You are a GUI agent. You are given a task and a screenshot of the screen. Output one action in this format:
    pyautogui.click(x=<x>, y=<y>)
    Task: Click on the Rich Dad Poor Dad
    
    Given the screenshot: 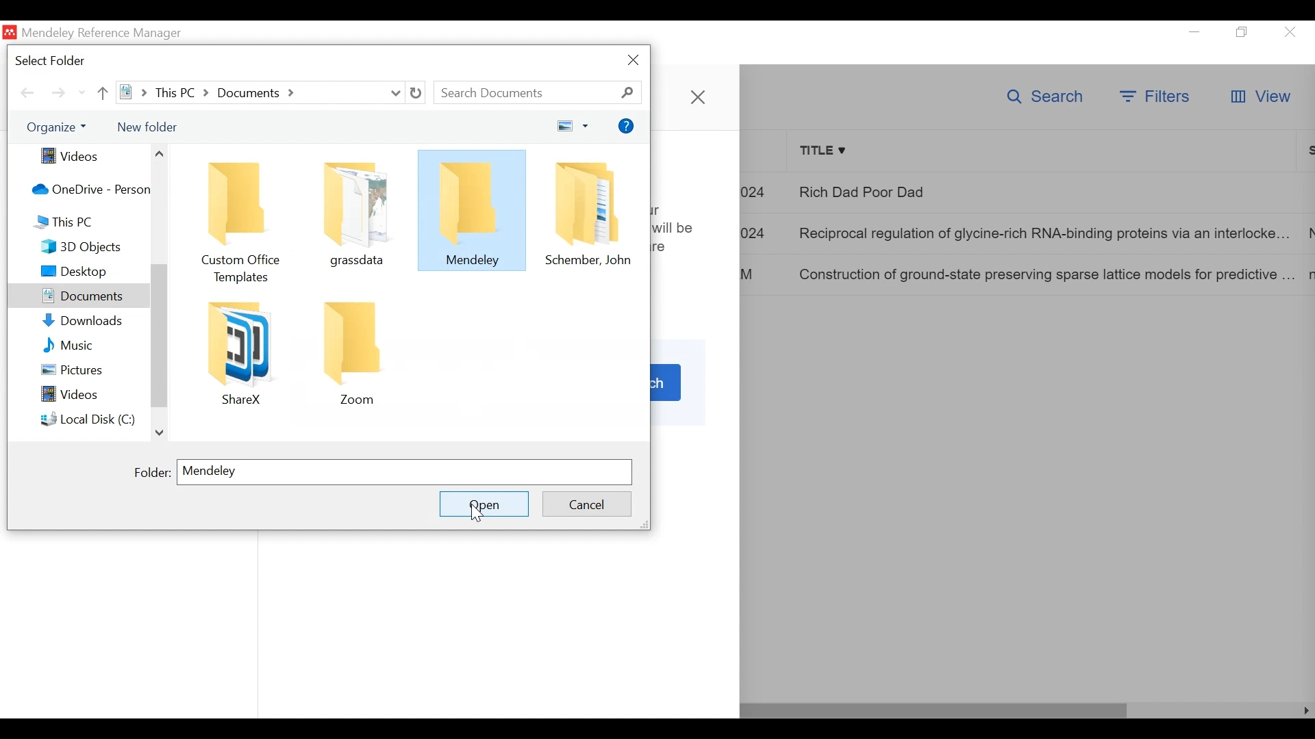 What is the action you would take?
    pyautogui.click(x=941, y=194)
    